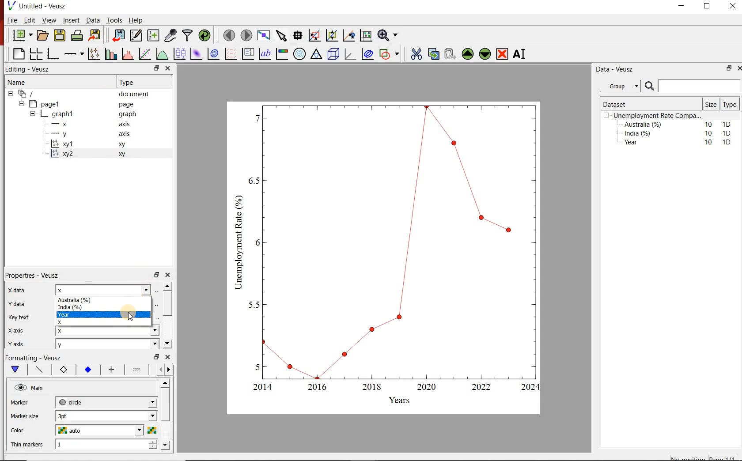 The height and width of the screenshot is (461, 742). What do you see at coordinates (154, 441) in the screenshot?
I see `increase` at bounding box center [154, 441].